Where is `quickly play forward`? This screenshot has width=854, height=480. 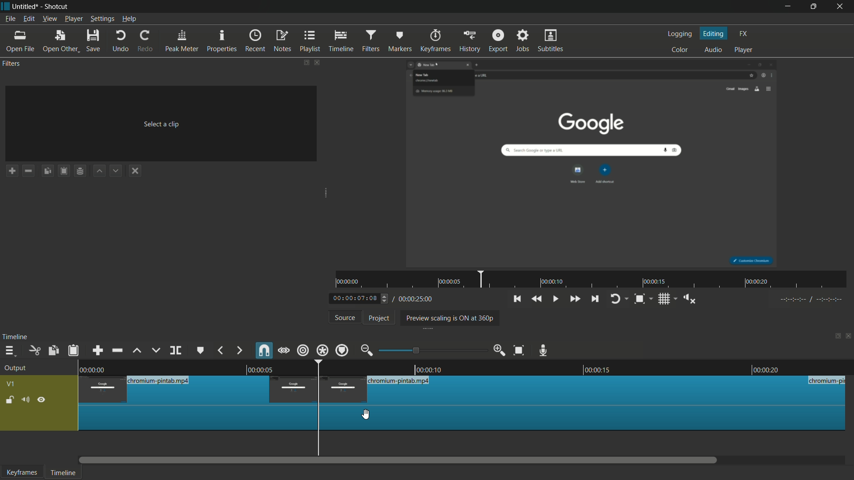
quickly play forward is located at coordinates (575, 299).